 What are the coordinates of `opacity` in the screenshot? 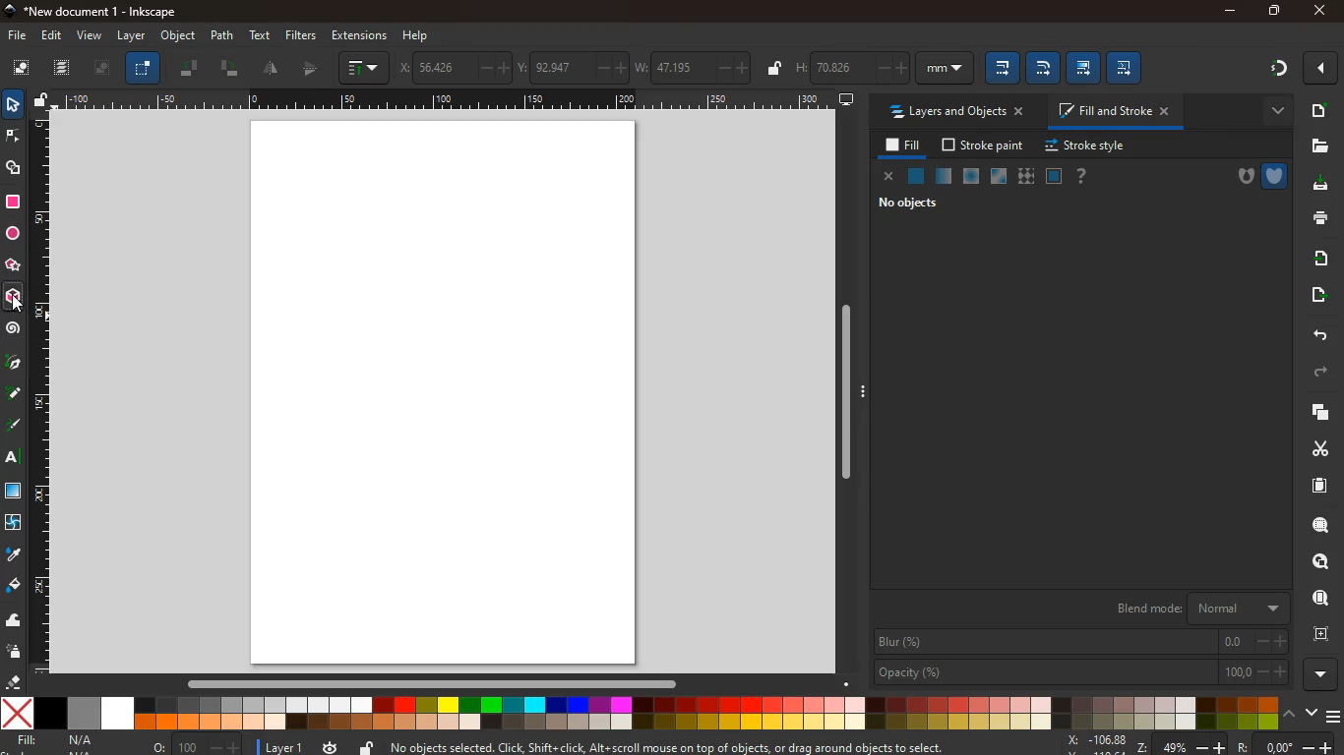 It's located at (1079, 673).